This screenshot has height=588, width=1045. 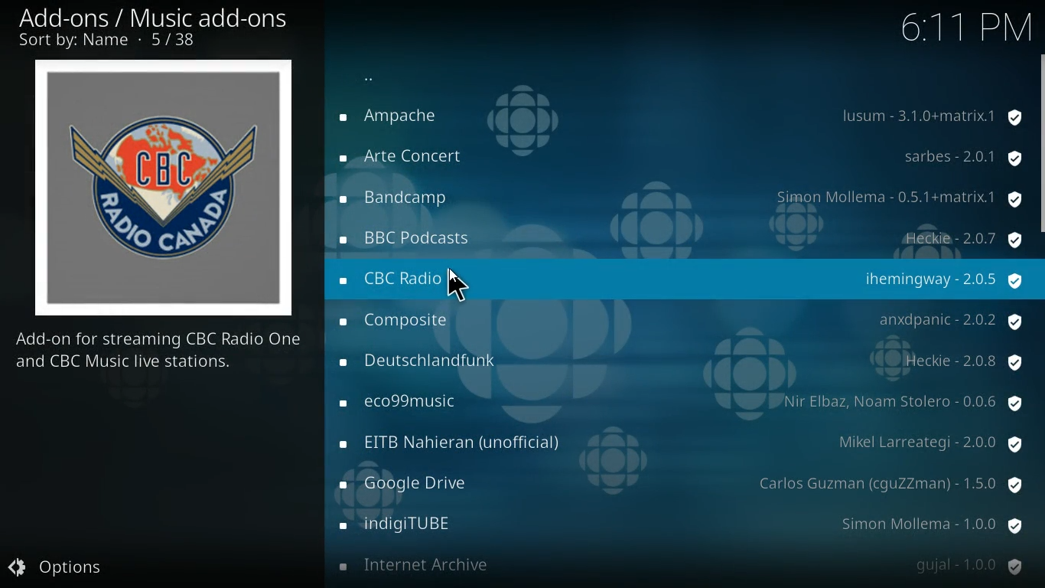 I want to click on radio name, so click(x=405, y=324).